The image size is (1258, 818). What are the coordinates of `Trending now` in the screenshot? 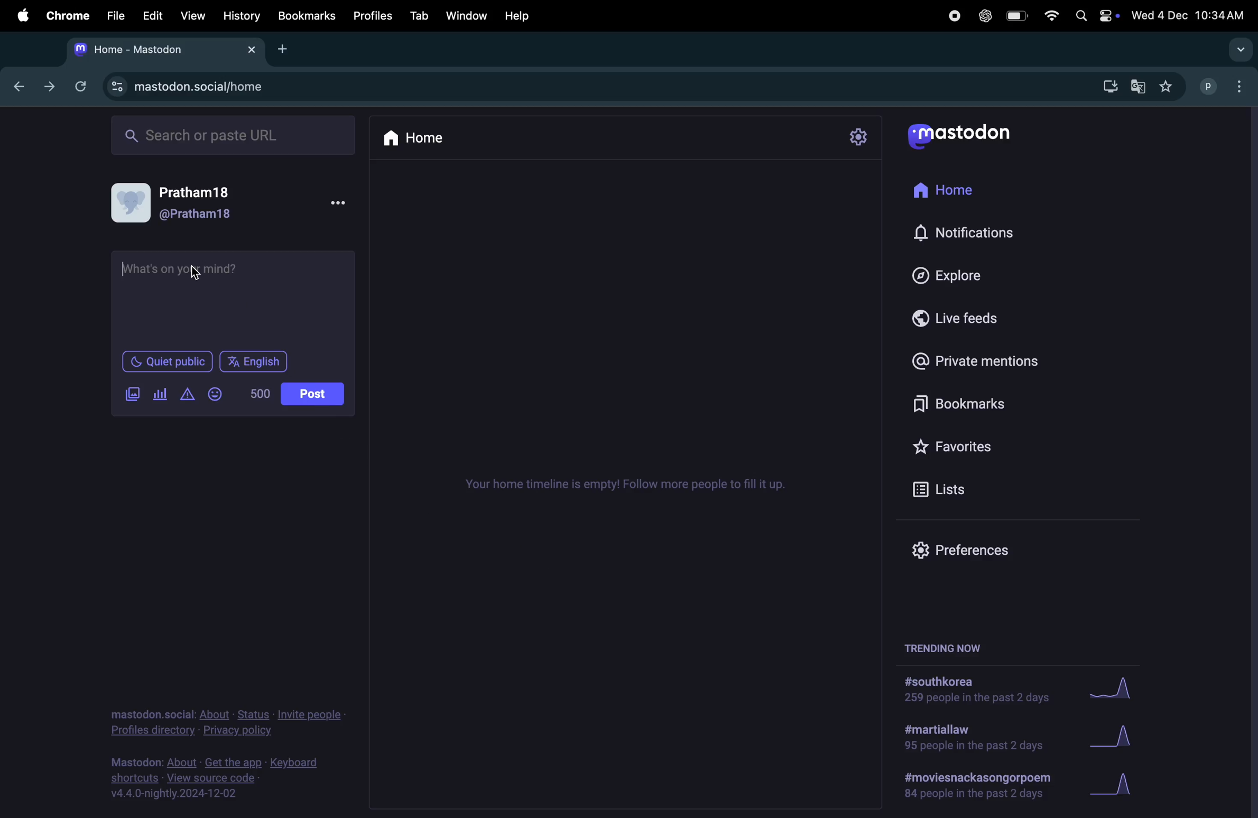 It's located at (949, 645).